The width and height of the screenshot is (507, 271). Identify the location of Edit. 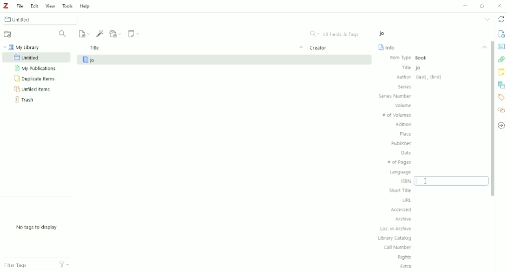
(35, 6).